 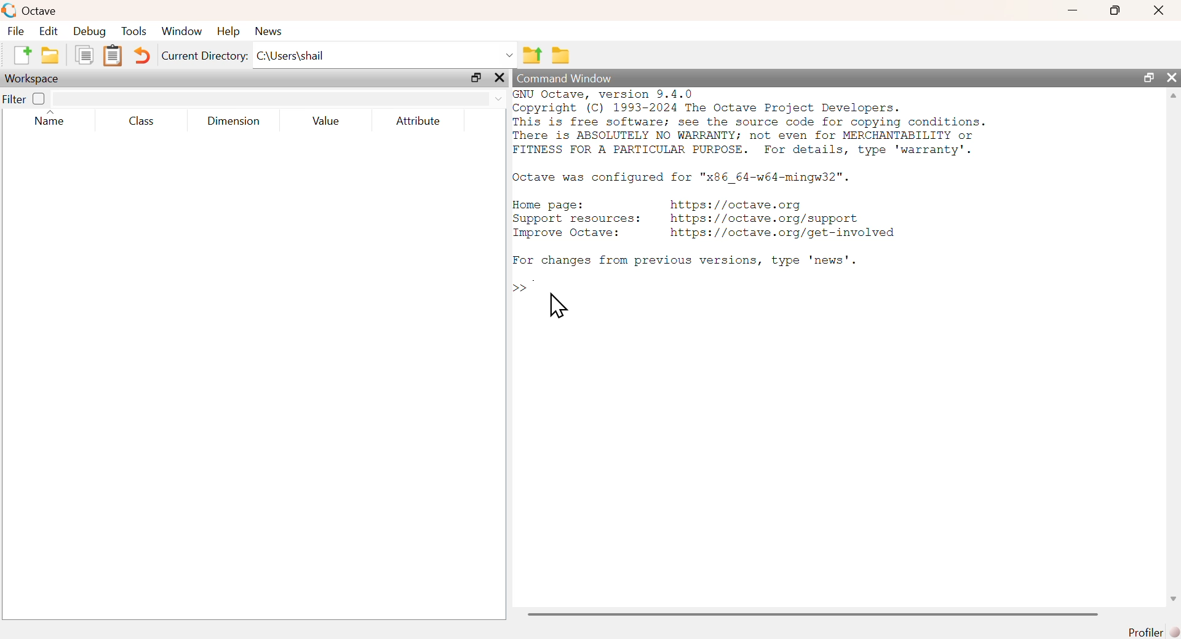 I want to click on current directory, so click(x=205, y=57).